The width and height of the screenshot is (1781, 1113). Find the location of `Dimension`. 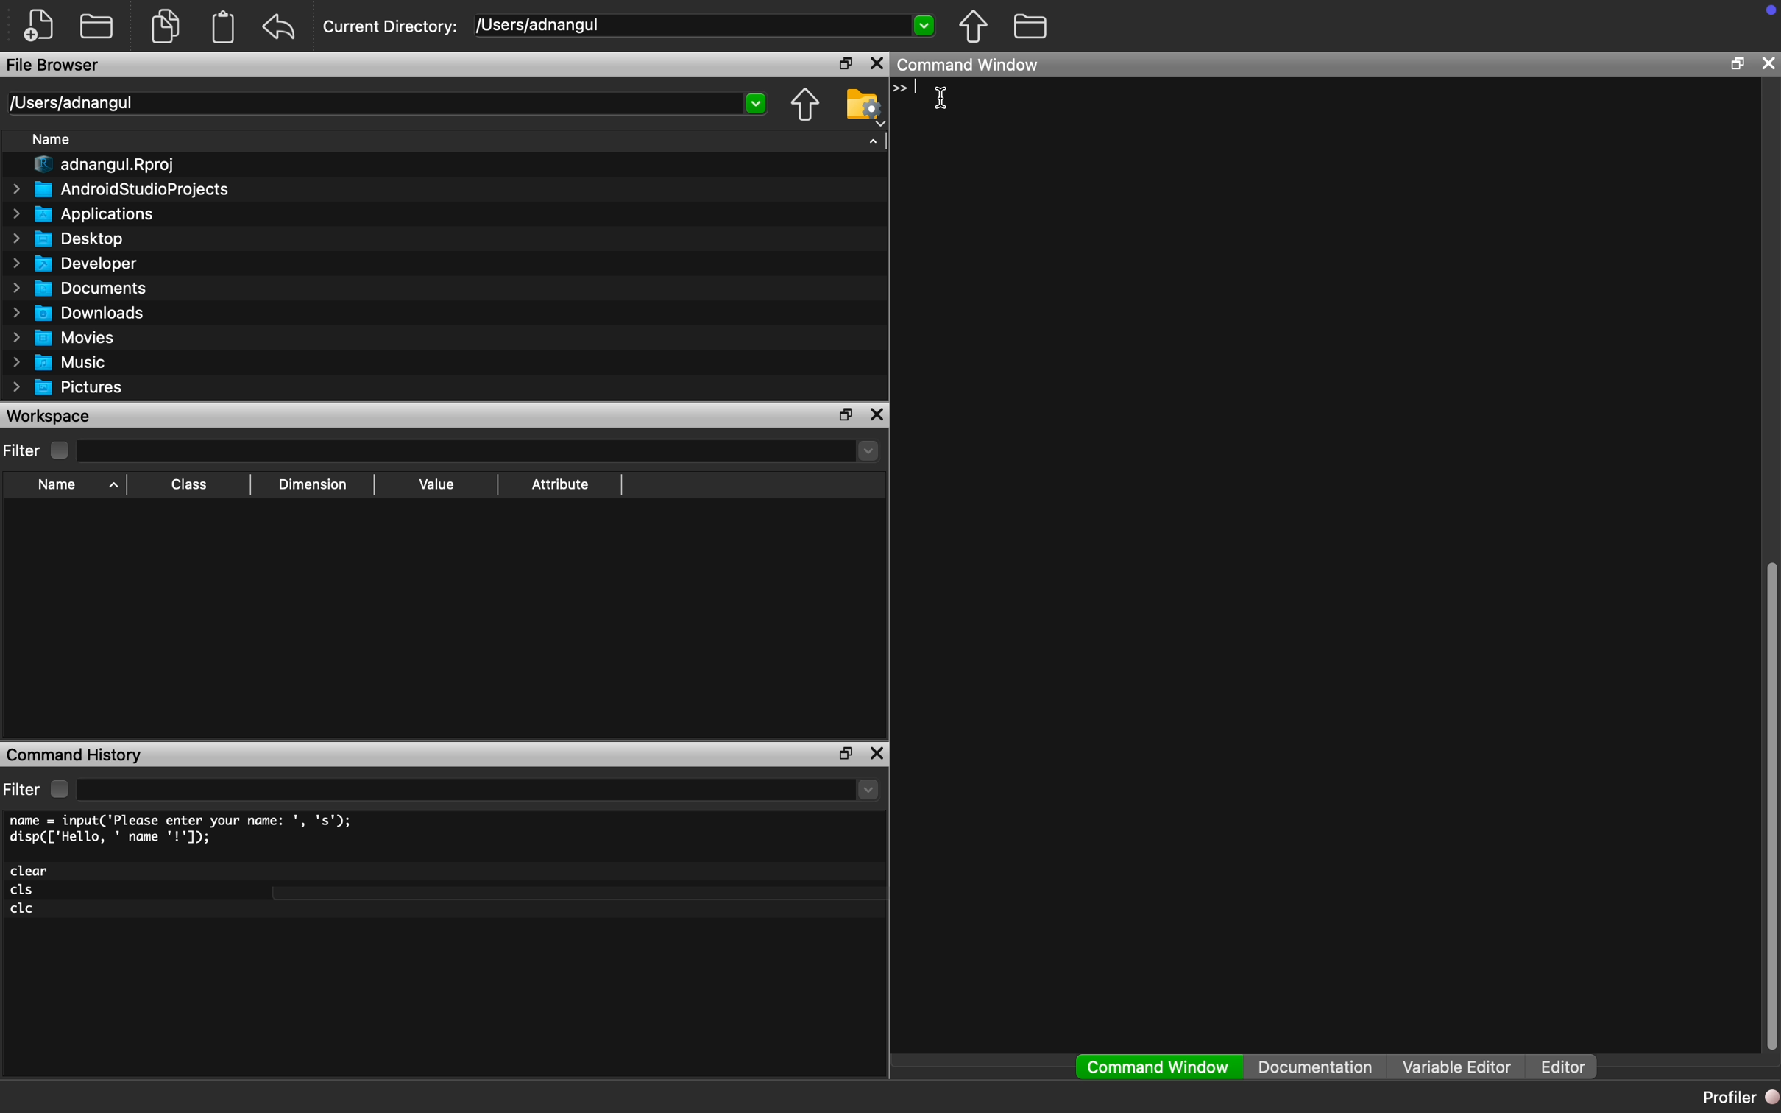

Dimension is located at coordinates (313, 485).